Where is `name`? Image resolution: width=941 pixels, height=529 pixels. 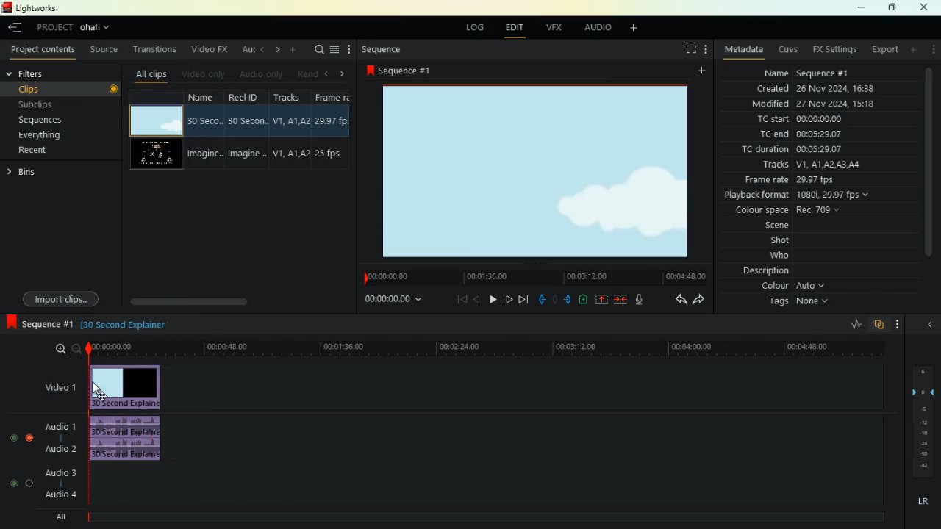
name is located at coordinates (803, 73).